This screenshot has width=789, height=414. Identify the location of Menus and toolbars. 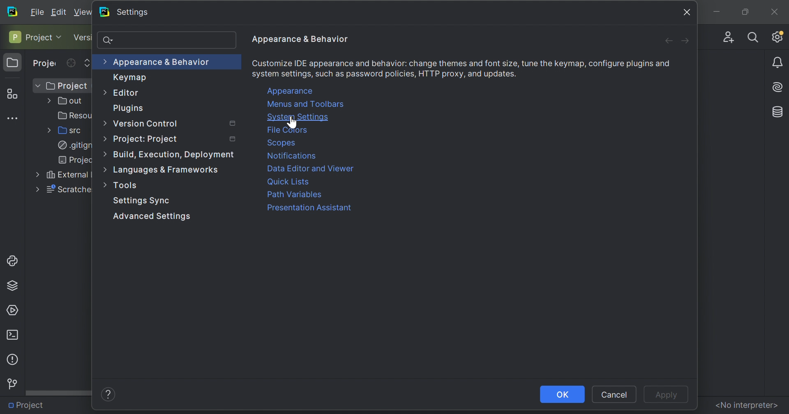
(307, 105).